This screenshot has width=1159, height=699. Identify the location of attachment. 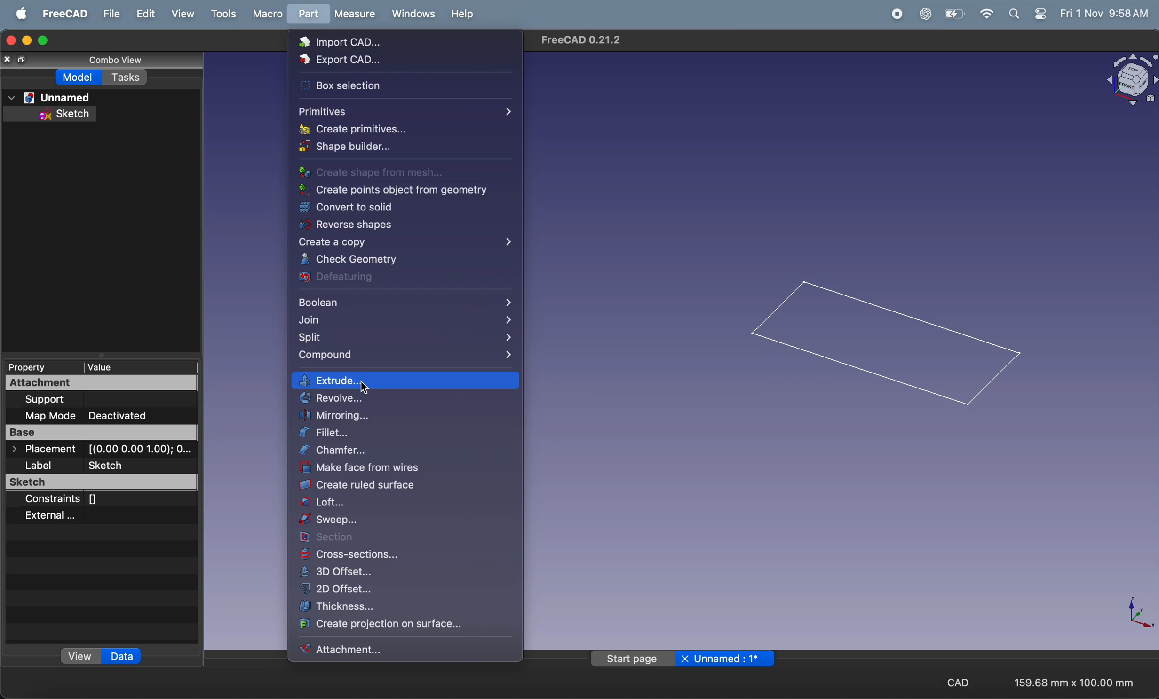
(63, 384).